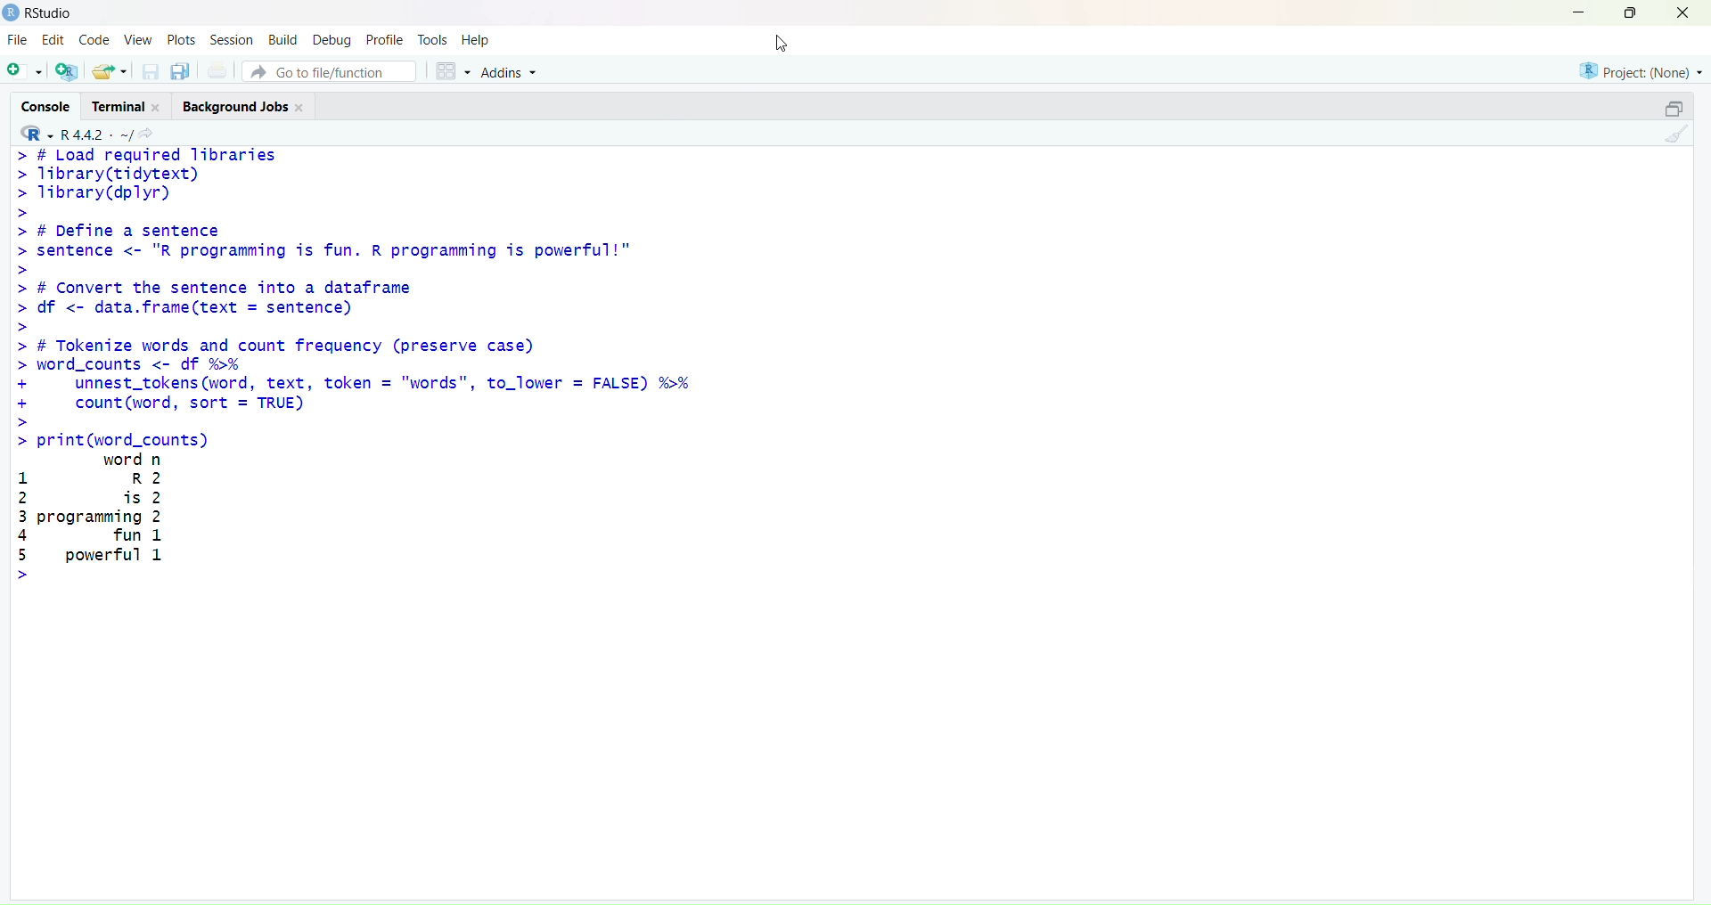 Image resolution: width=1711 pixels, height=905 pixels. What do you see at coordinates (183, 71) in the screenshot?
I see `save all open documents` at bounding box center [183, 71].